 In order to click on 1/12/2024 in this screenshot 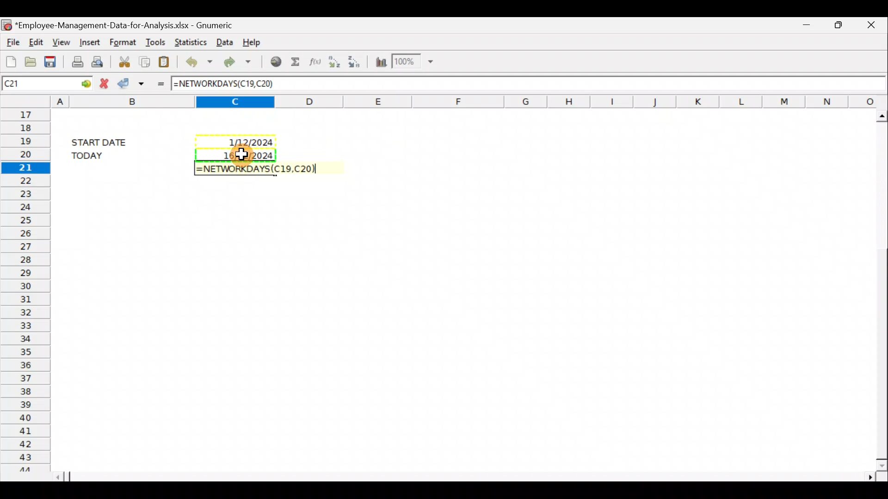, I will do `click(252, 143)`.